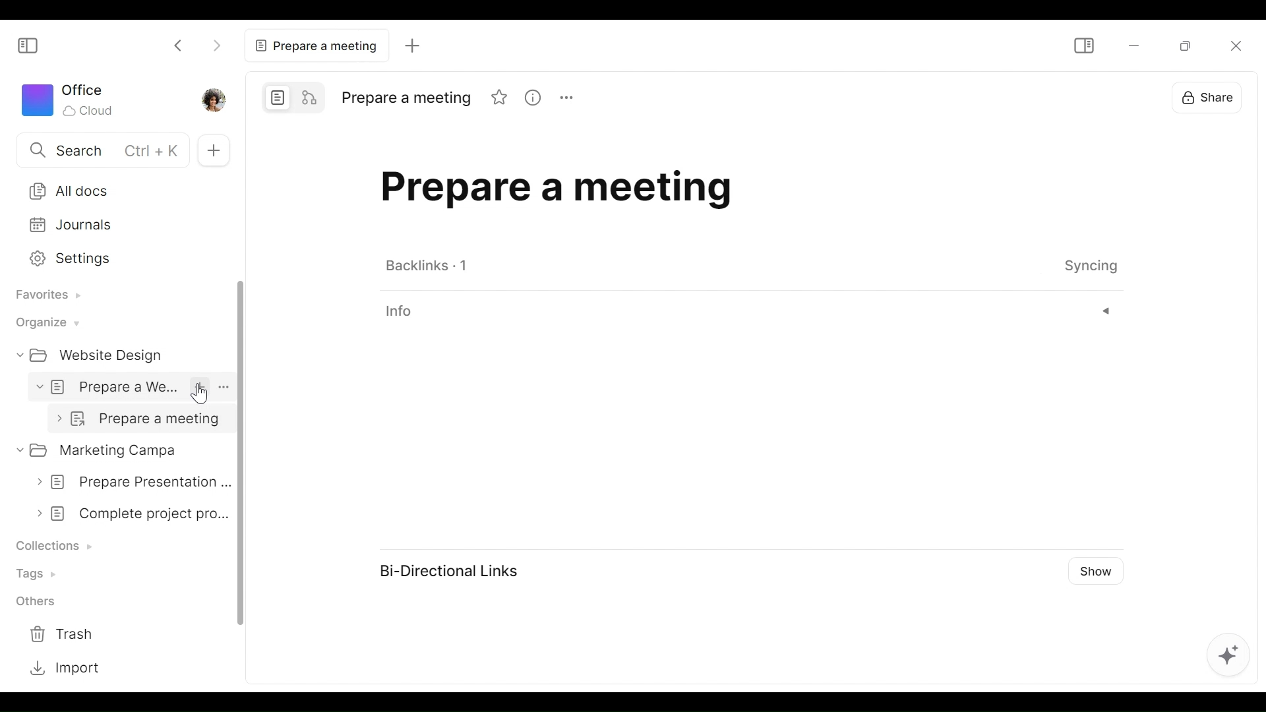  I want to click on Syncing, so click(1089, 267).